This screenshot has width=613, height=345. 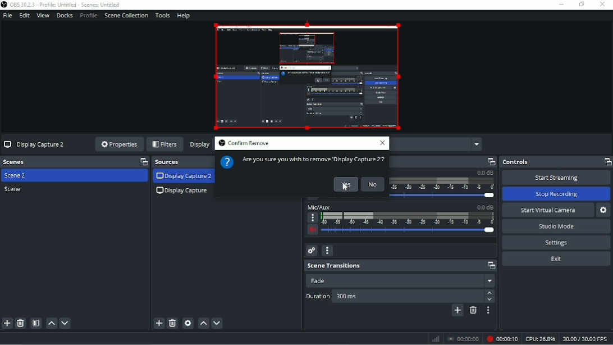 I want to click on Configure virtual camera, so click(x=603, y=210).